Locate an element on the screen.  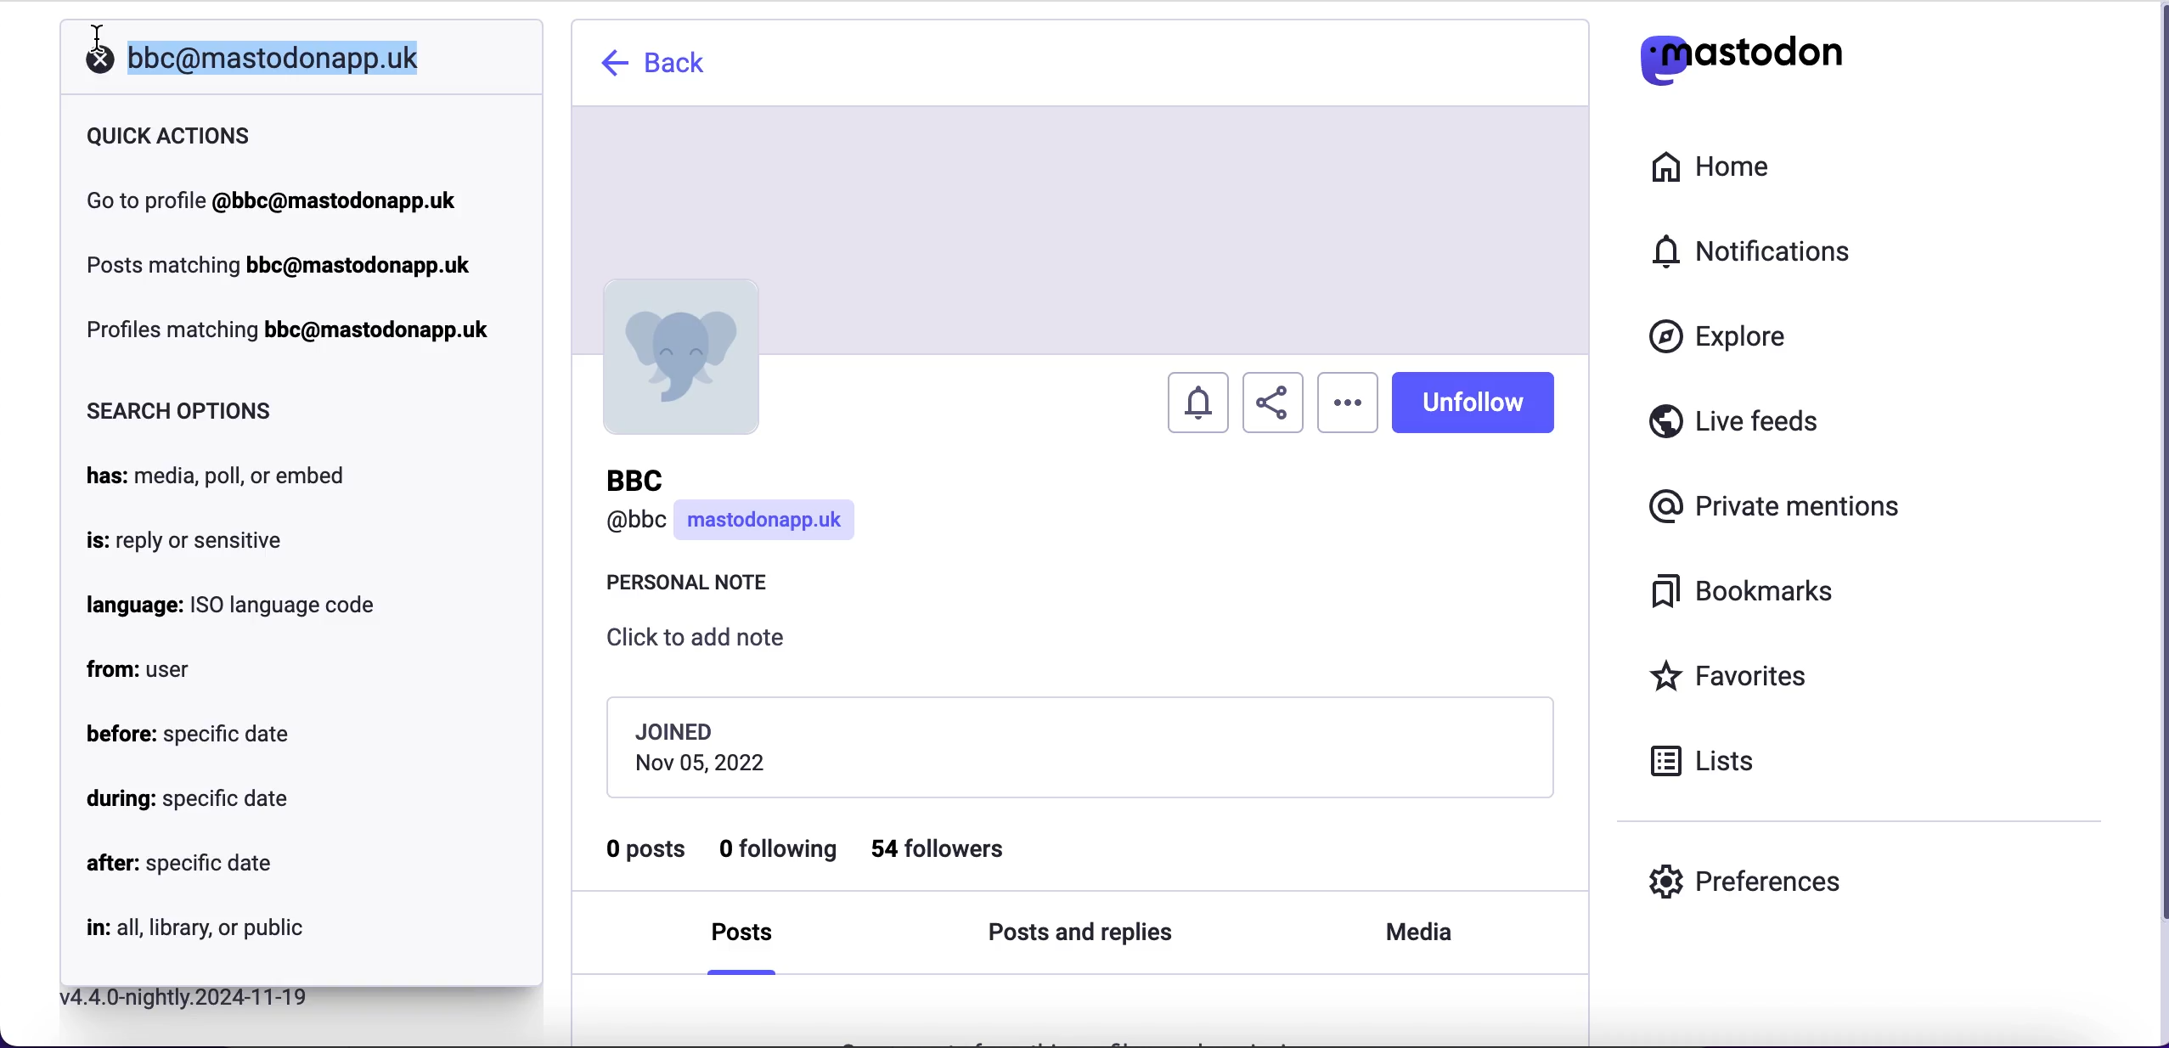
posts is located at coordinates (748, 938).